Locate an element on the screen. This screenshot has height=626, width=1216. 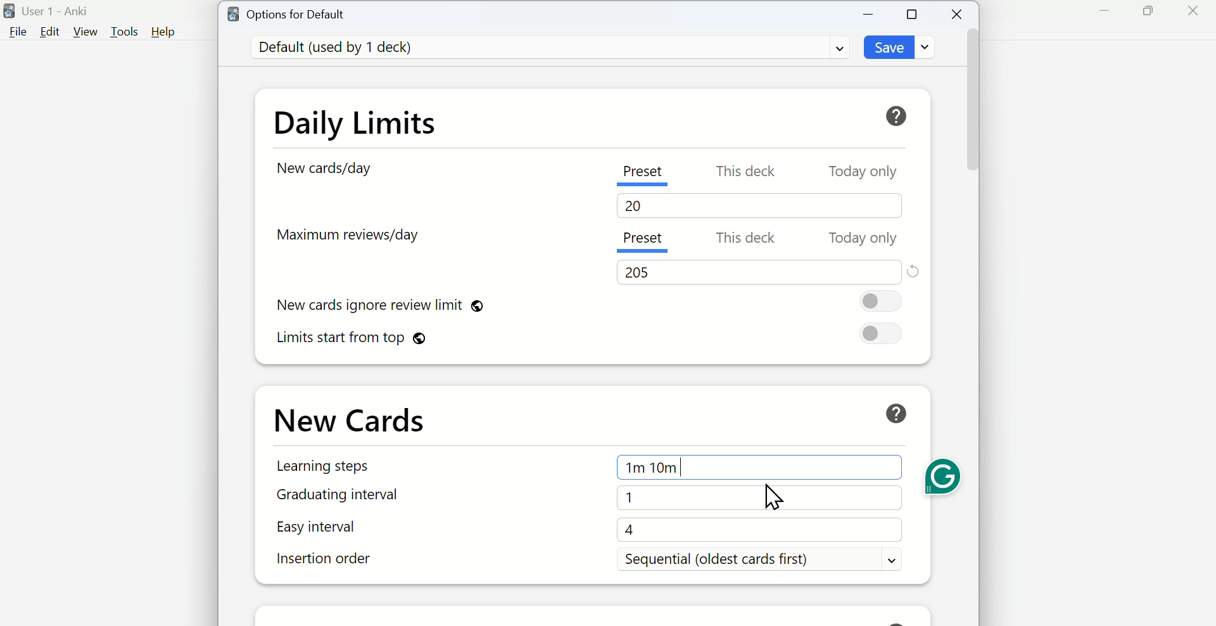
Limits start from top is located at coordinates (352, 340).